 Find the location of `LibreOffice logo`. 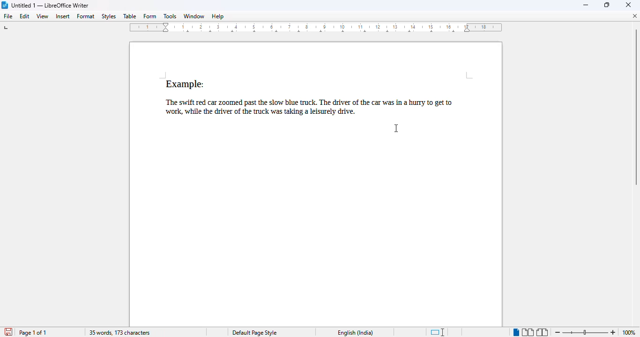

LibreOffice logo is located at coordinates (4, 5).